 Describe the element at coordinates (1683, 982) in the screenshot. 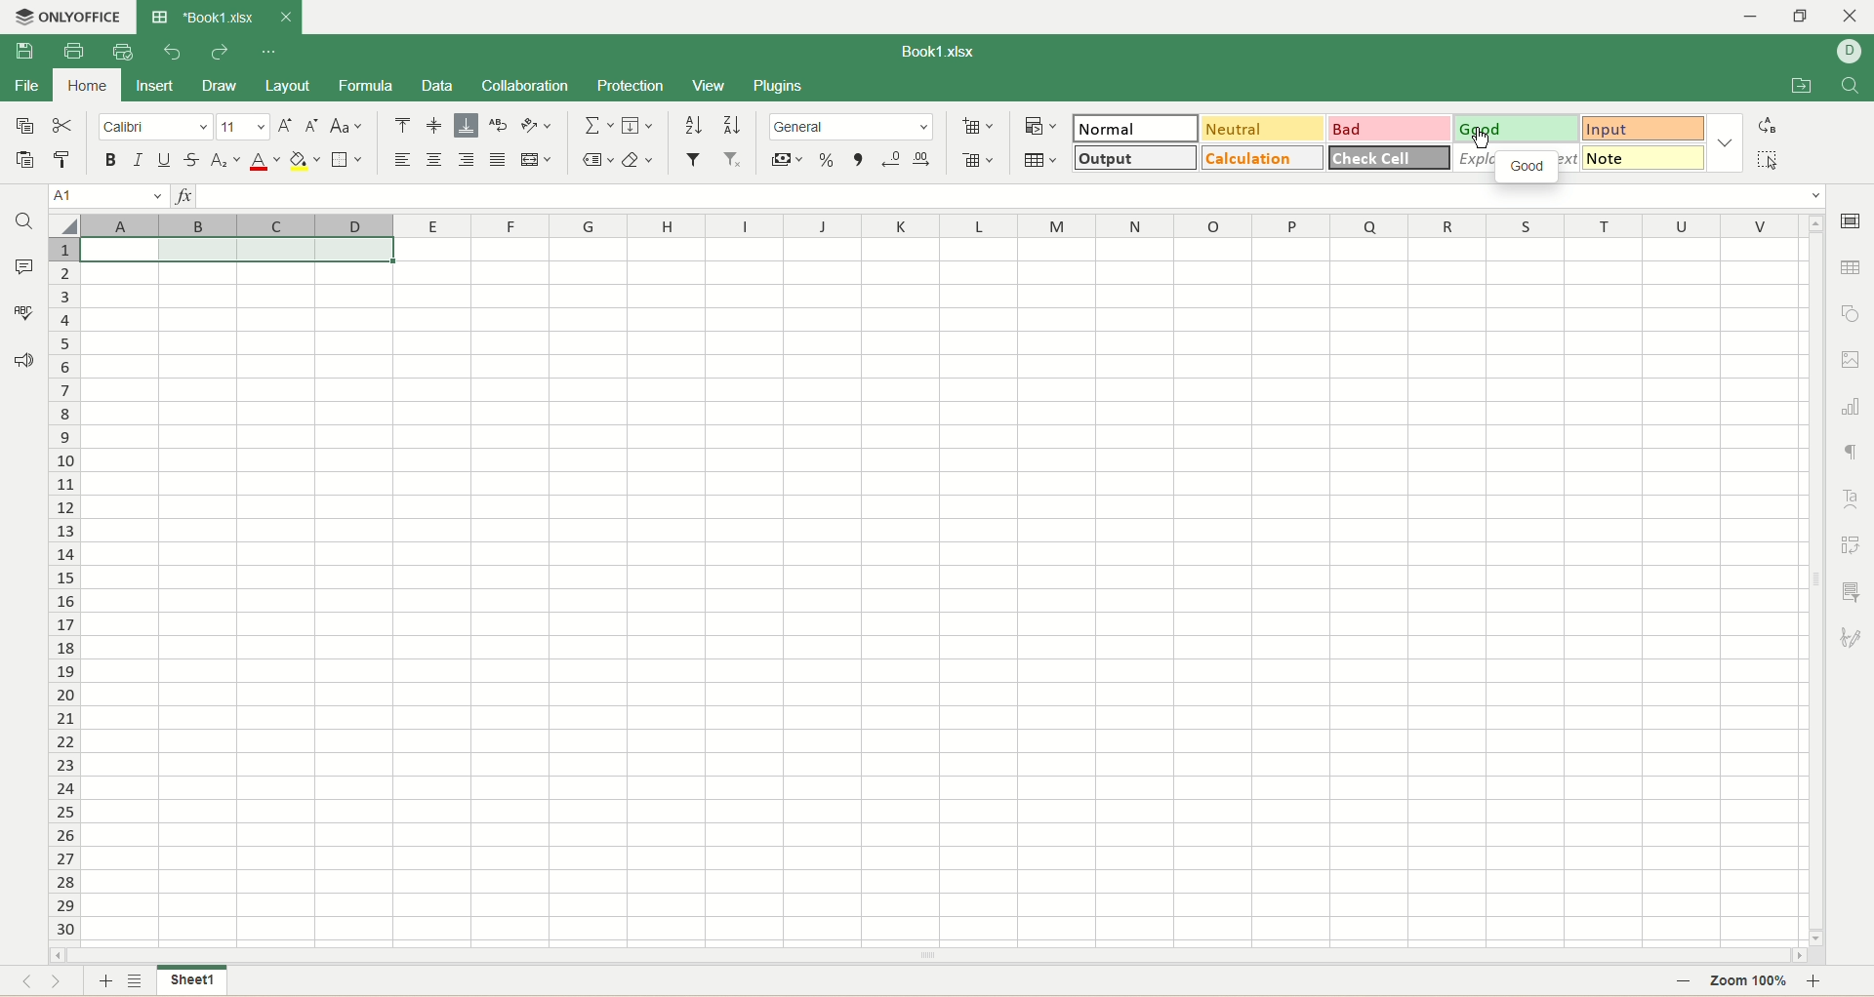

I see `zoom out` at that location.